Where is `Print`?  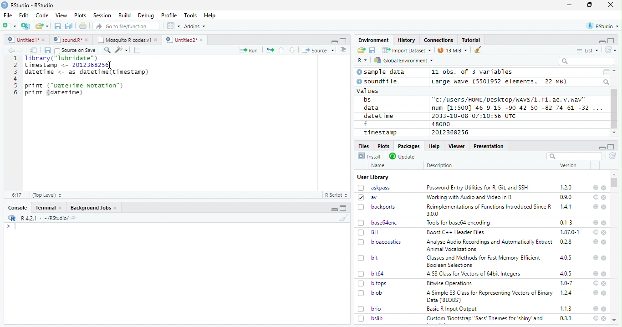
Print is located at coordinates (83, 26).